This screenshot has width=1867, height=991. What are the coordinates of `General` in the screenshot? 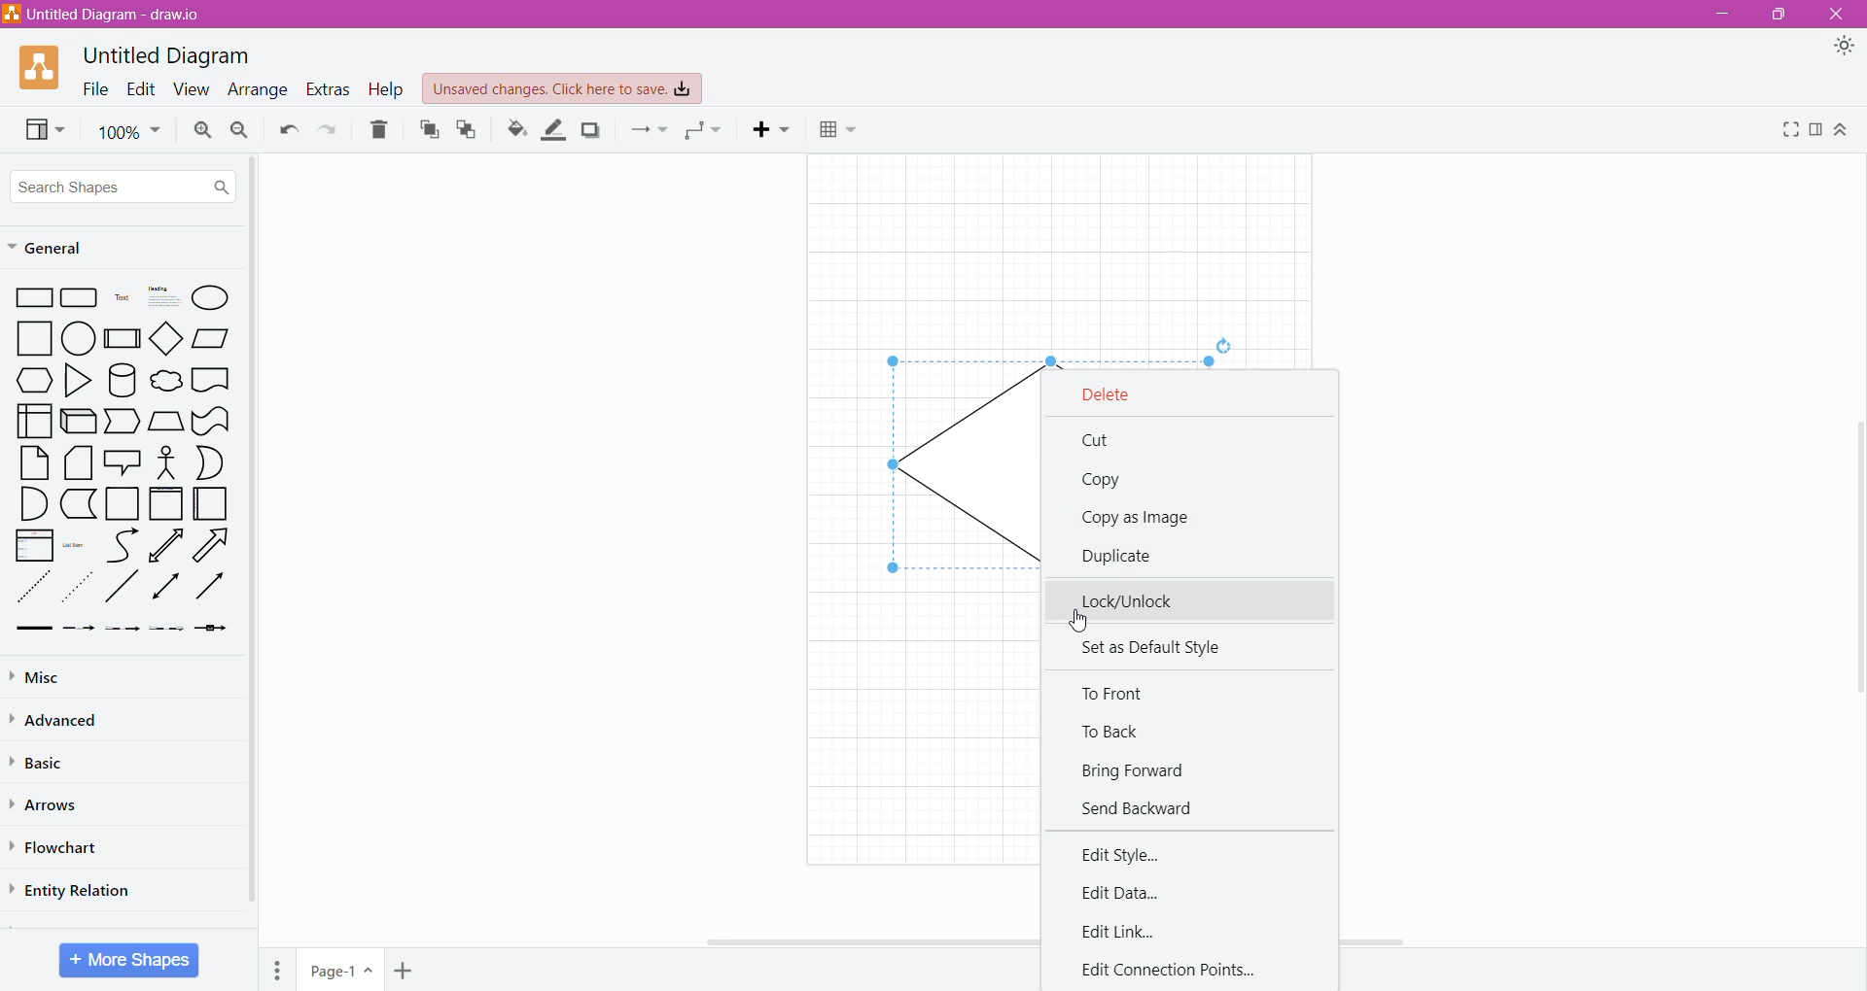 It's located at (102, 247).